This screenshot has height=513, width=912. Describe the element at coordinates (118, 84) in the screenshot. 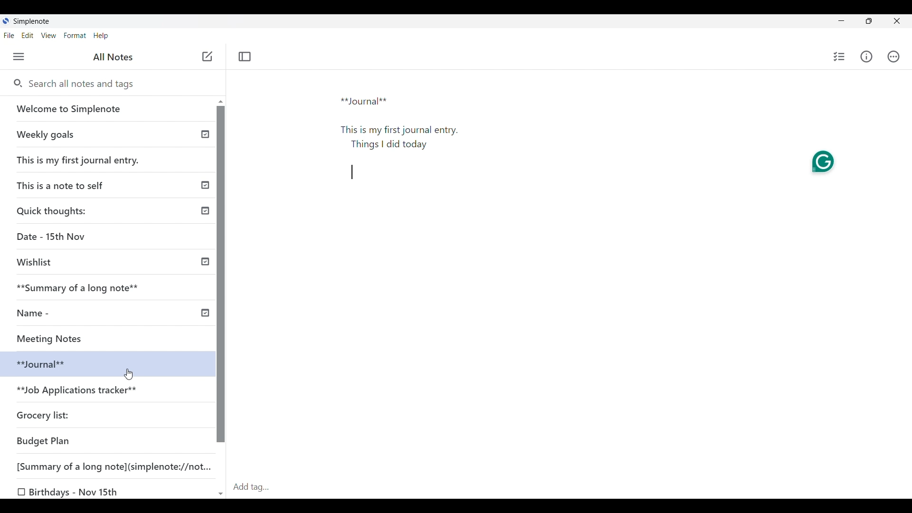

I see `Search all notes and tags` at that location.